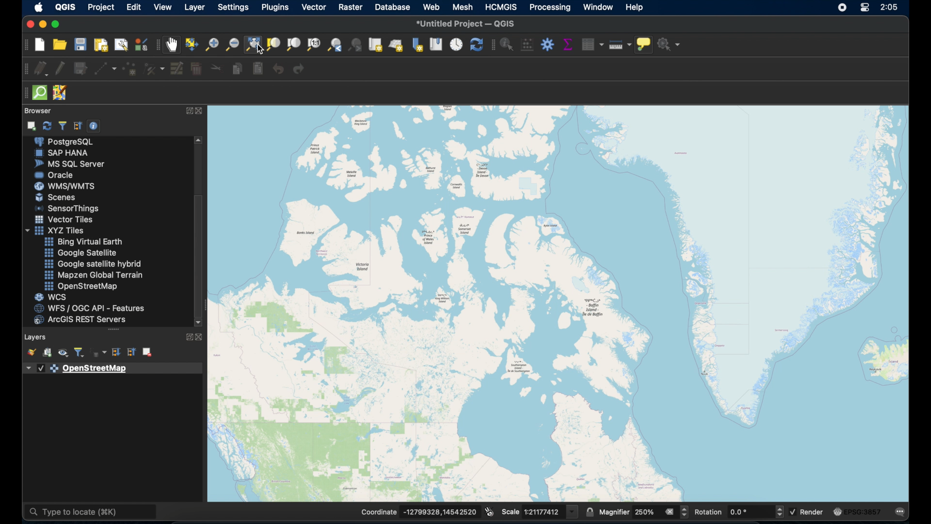 The image size is (931, 524). What do you see at coordinates (476, 44) in the screenshot?
I see `refresh` at bounding box center [476, 44].